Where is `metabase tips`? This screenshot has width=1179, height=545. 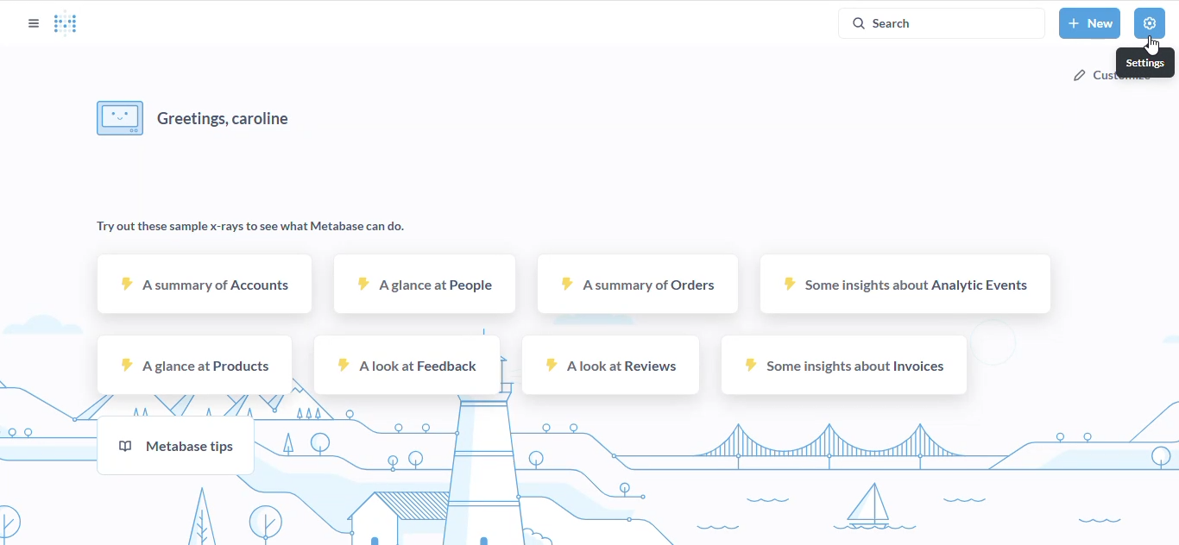 metabase tips is located at coordinates (175, 445).